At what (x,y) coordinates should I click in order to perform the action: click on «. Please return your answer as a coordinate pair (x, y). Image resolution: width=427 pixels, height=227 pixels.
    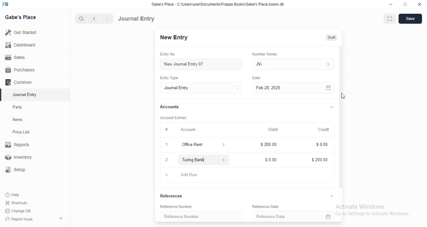
    Looking at the image, I should click on (62, 219).